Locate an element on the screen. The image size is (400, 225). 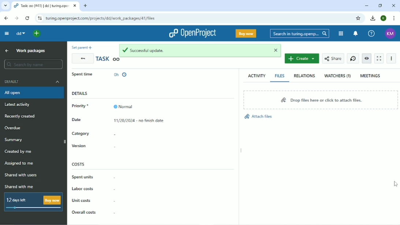
Task oo is located at coordinates (108, 60).